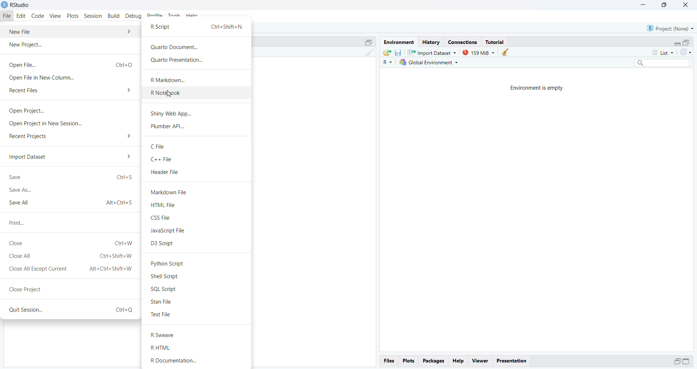  I want to click on R Notebook, so click(166, 93).